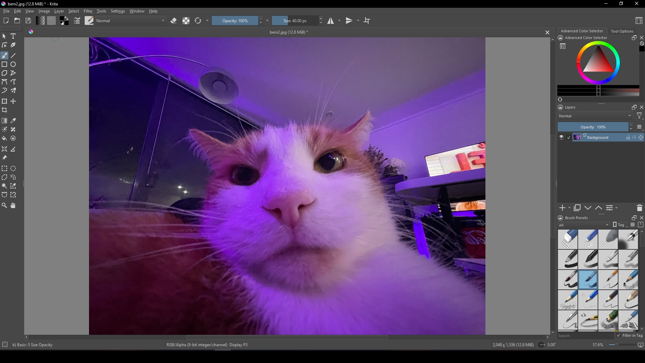  Describe the element at coordinates (13, 205) in the screenshot. I see `Pan tool` at that location.